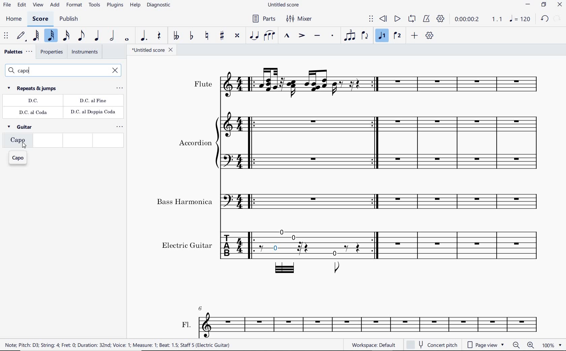 The width and height of the screenshot is (566, 351). Describe the element at coordinates (74, 6) in the screenshot. I see `format` at that location.